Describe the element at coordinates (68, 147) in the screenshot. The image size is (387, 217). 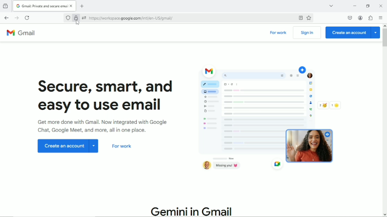
I see `Create an account` at that location.